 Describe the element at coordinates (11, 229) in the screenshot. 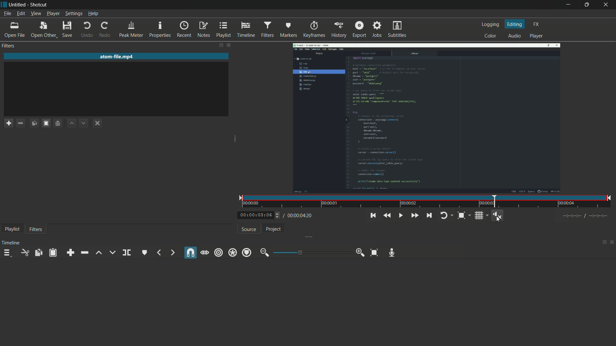

I see `playlist` at that location.